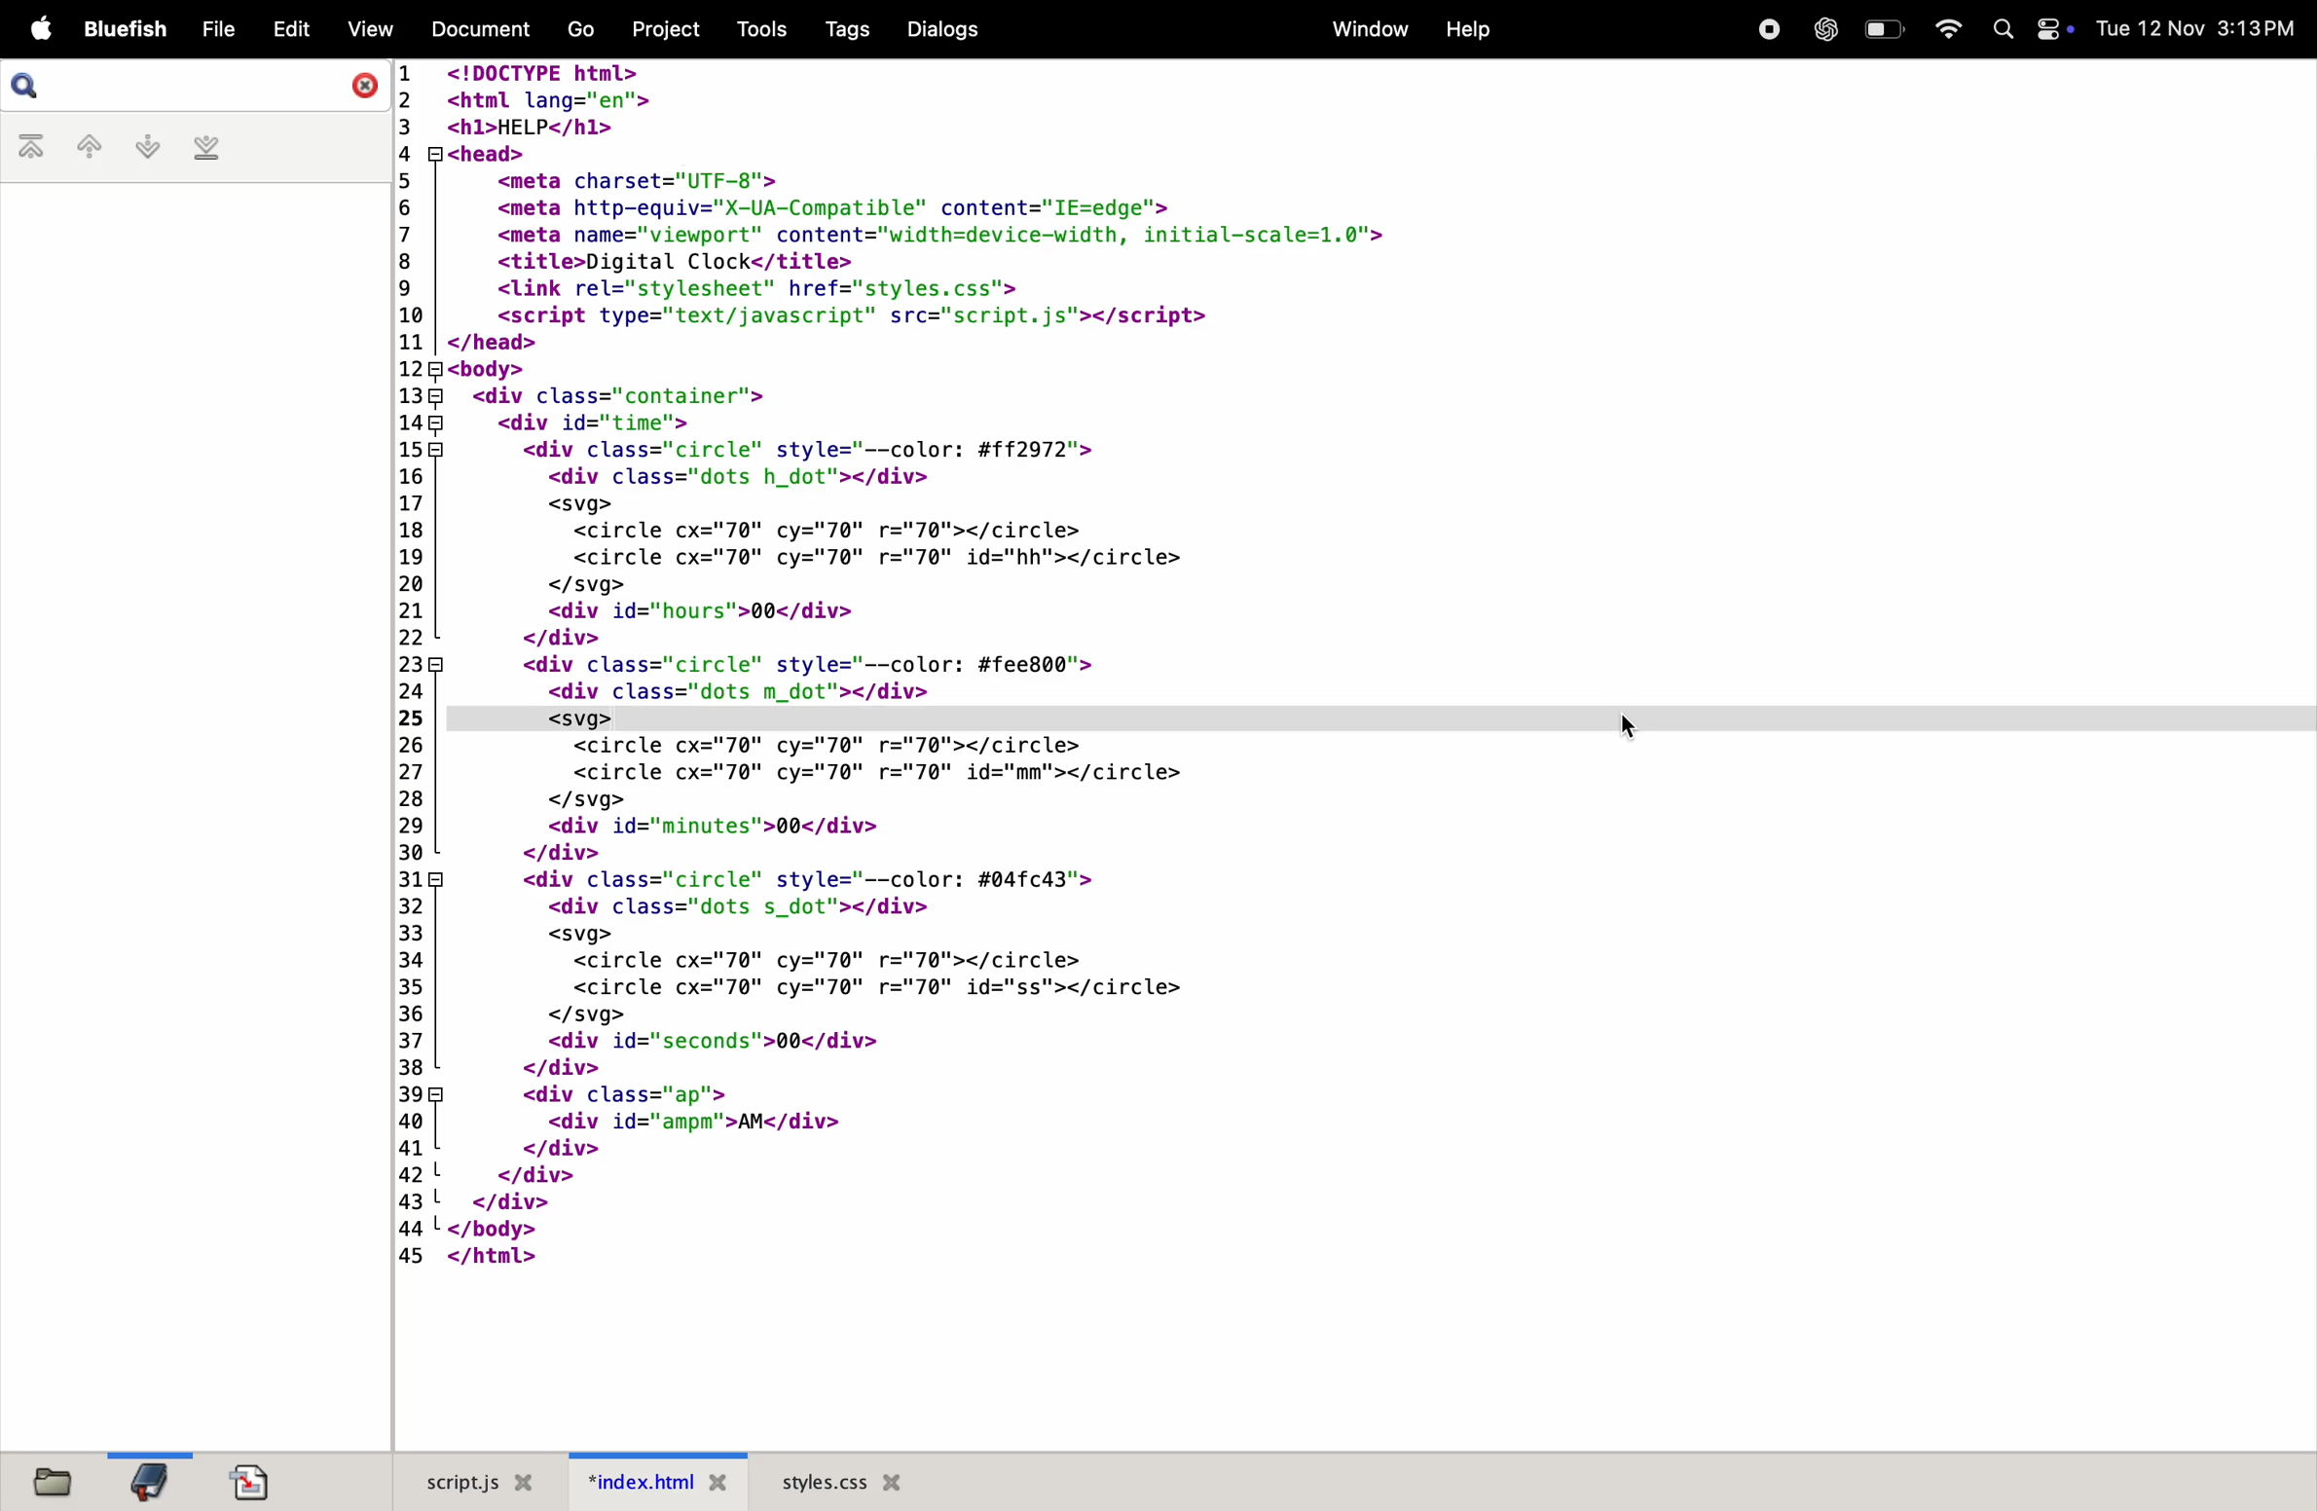  I want to click on window, so click(1363, 29).